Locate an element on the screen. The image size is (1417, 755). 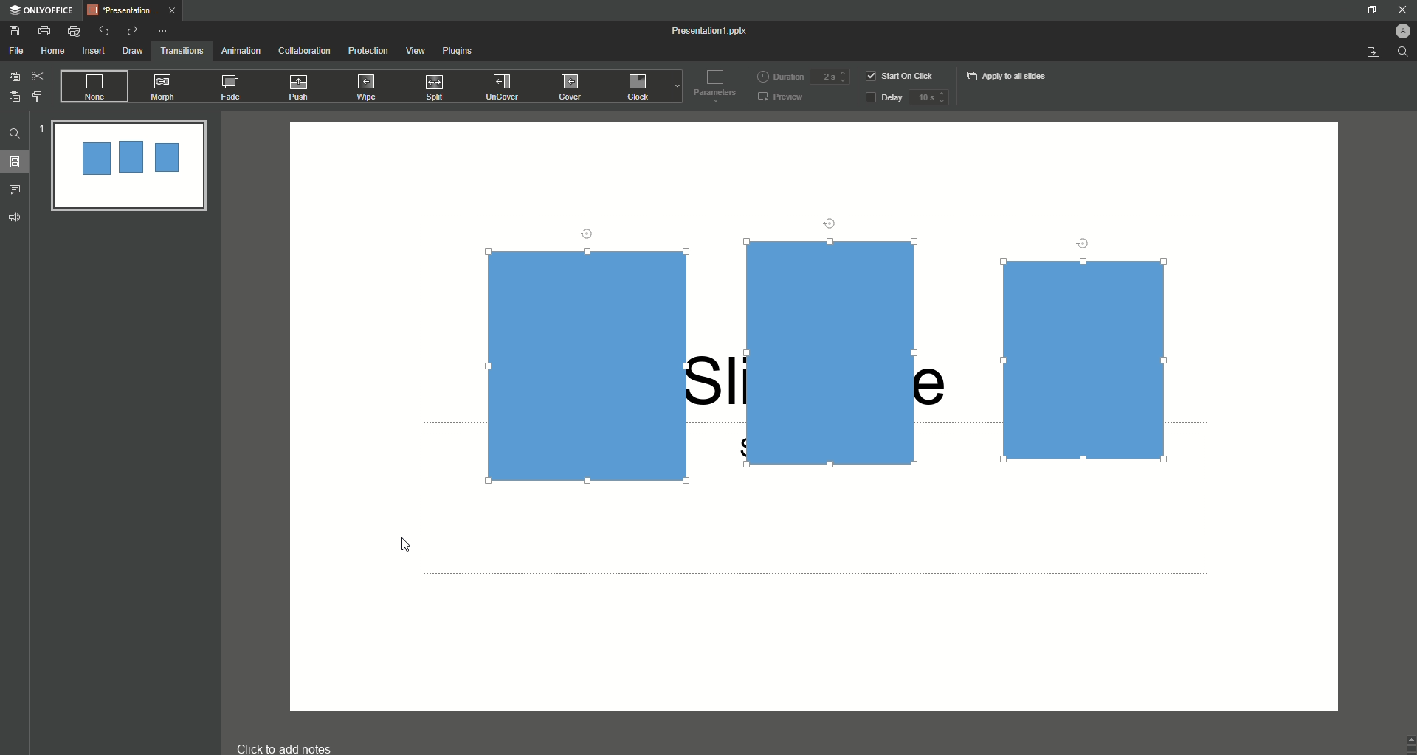
Undo is located at coordinates (105, 30).